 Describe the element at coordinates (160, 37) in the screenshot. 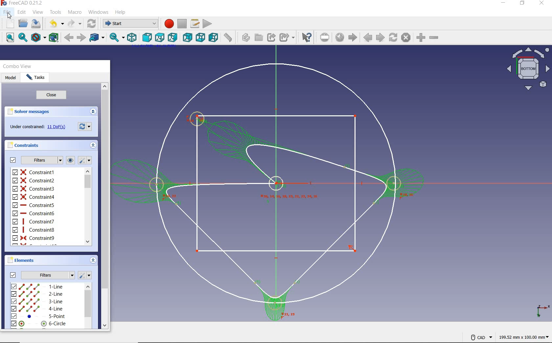

I see `top` at that location.